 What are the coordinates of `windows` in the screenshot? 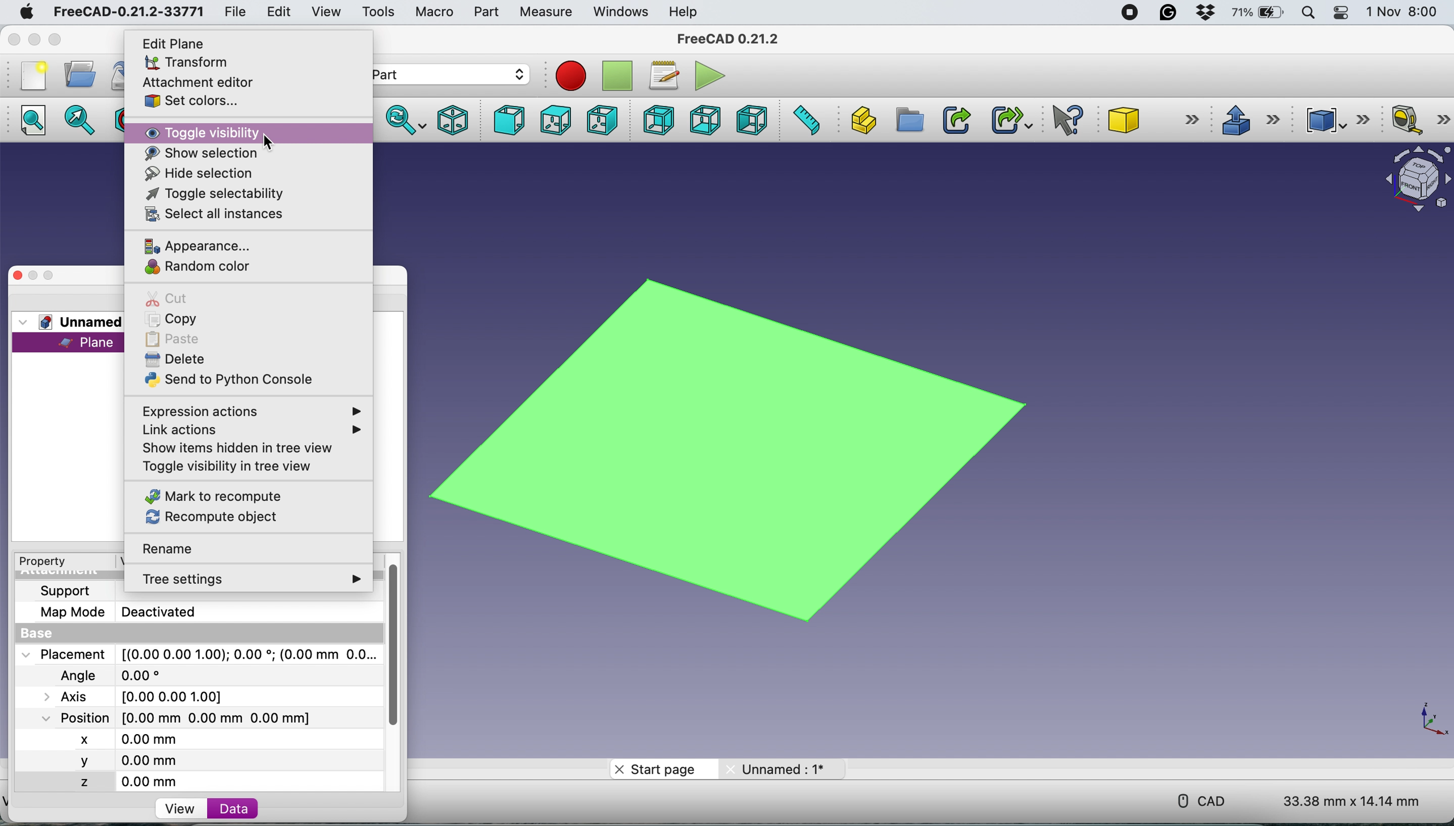 It's located at (623, 12).